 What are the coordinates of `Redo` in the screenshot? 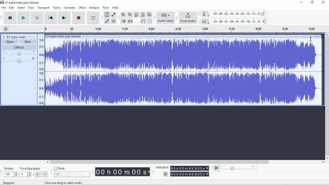 It's located at (149, 21).